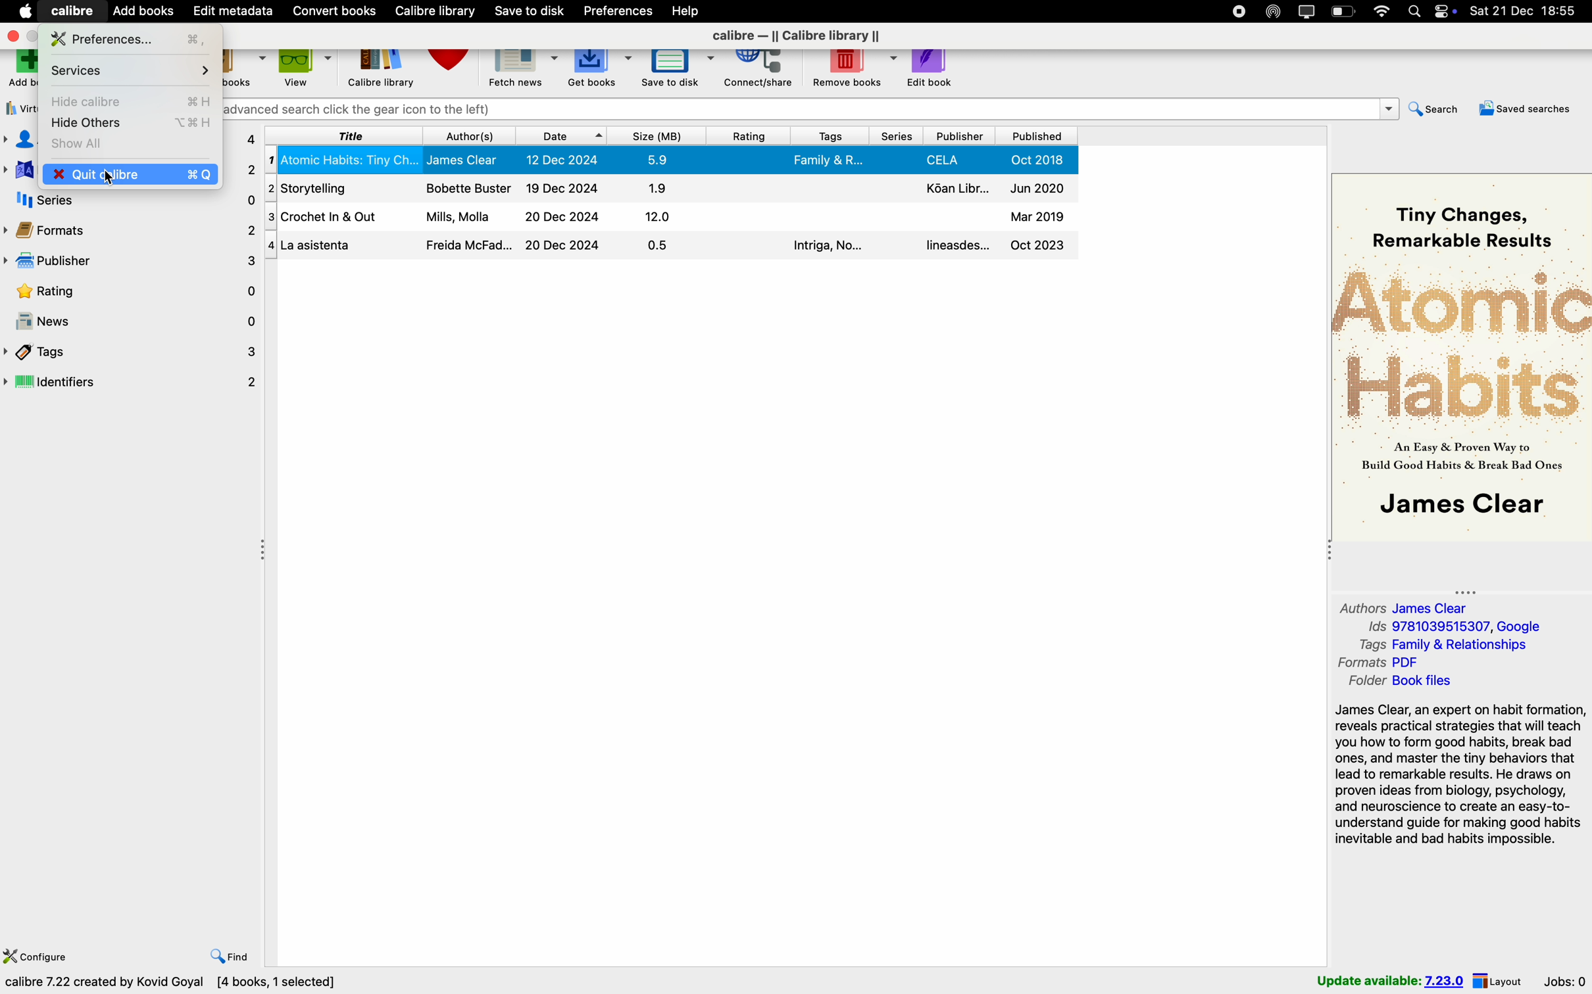  What do you see at coordinates (468, 137) in the screenshot?
I see `author(s)` at bounding box center [468, 137].